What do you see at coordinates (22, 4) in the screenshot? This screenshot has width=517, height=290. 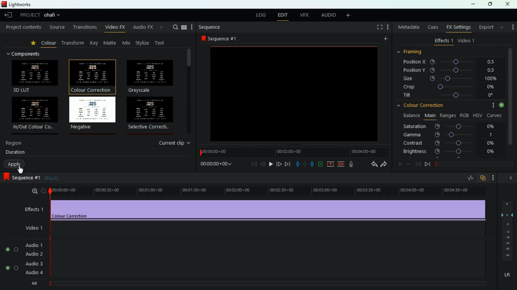 I see `loghtworks` at bounding box center [22, 4].